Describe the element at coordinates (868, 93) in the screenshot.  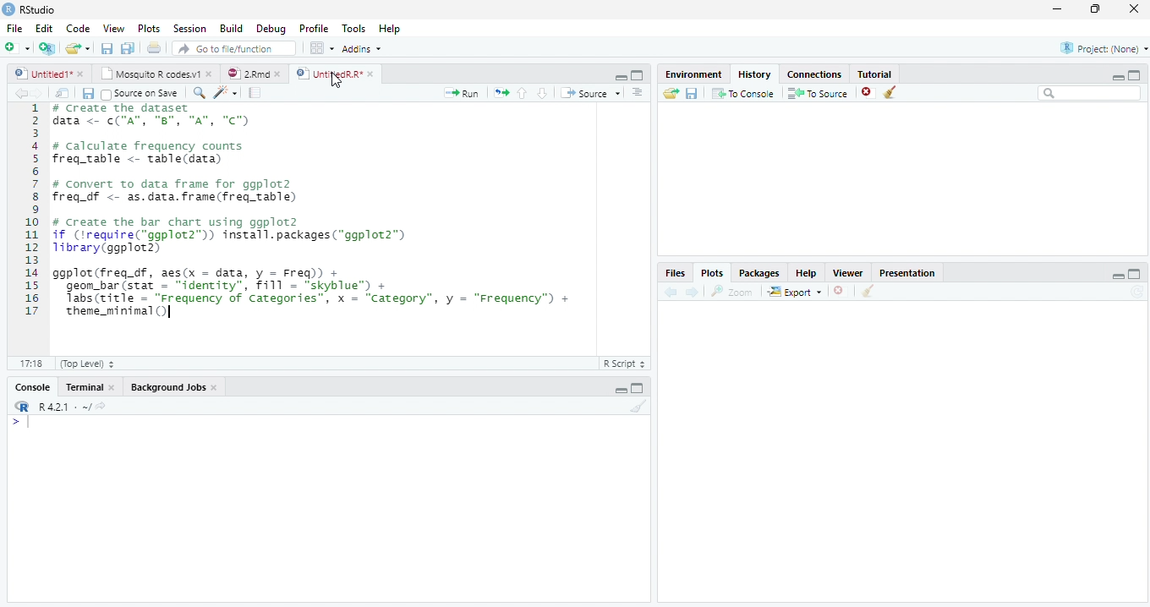
I see `Delete ` at that location.